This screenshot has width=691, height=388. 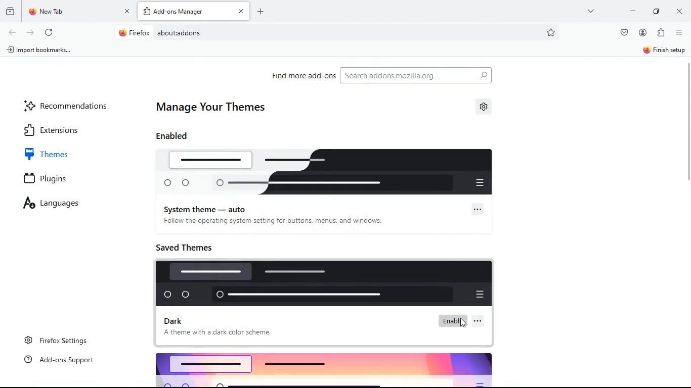 What do you see at coordinates (633, 11) in the screenshot?
I see `minimize` at bounding box center [633, 11].